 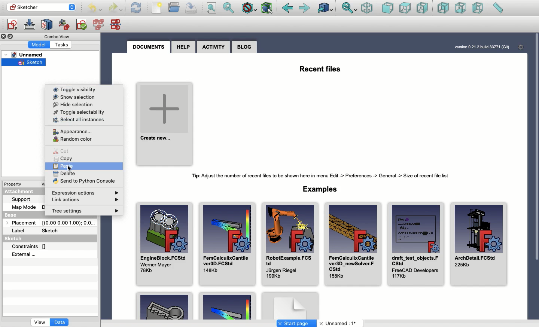 What do you see at coordinates (164, 241) in the screenshot?
I see `EngineBlock` at bounding box center [164, 241].